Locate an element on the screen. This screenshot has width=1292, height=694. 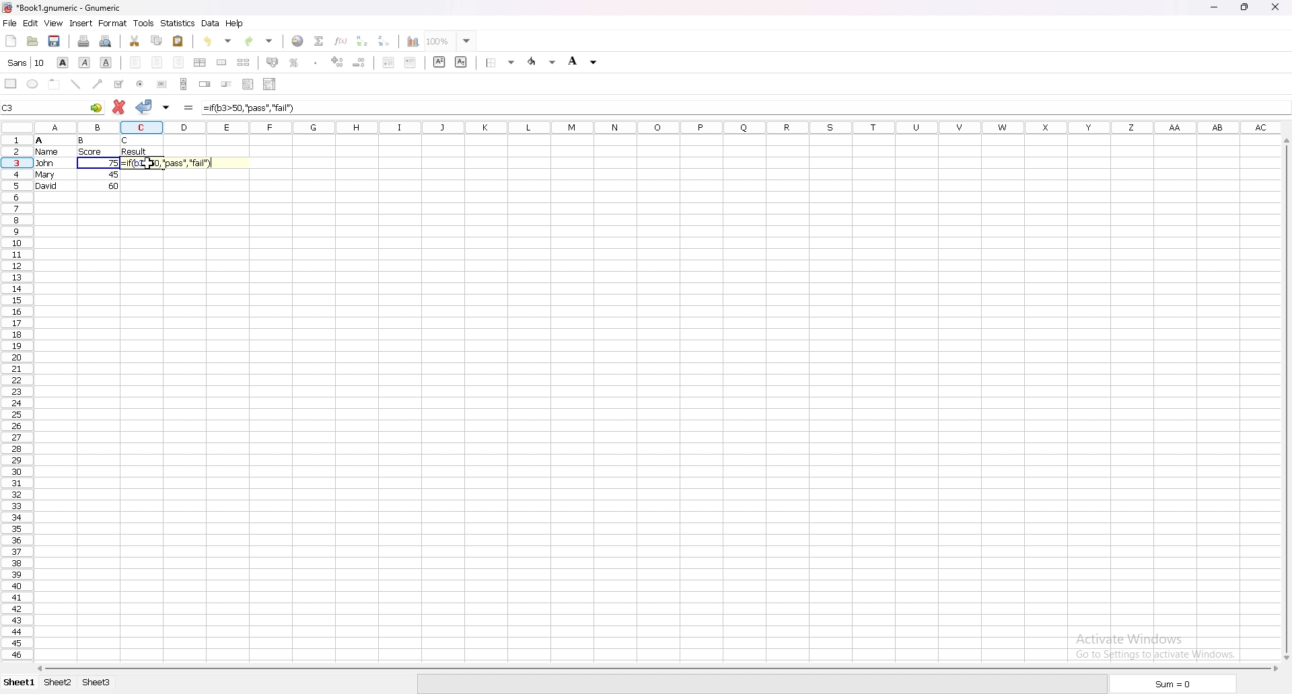
function is located at coordinates (340, 42).